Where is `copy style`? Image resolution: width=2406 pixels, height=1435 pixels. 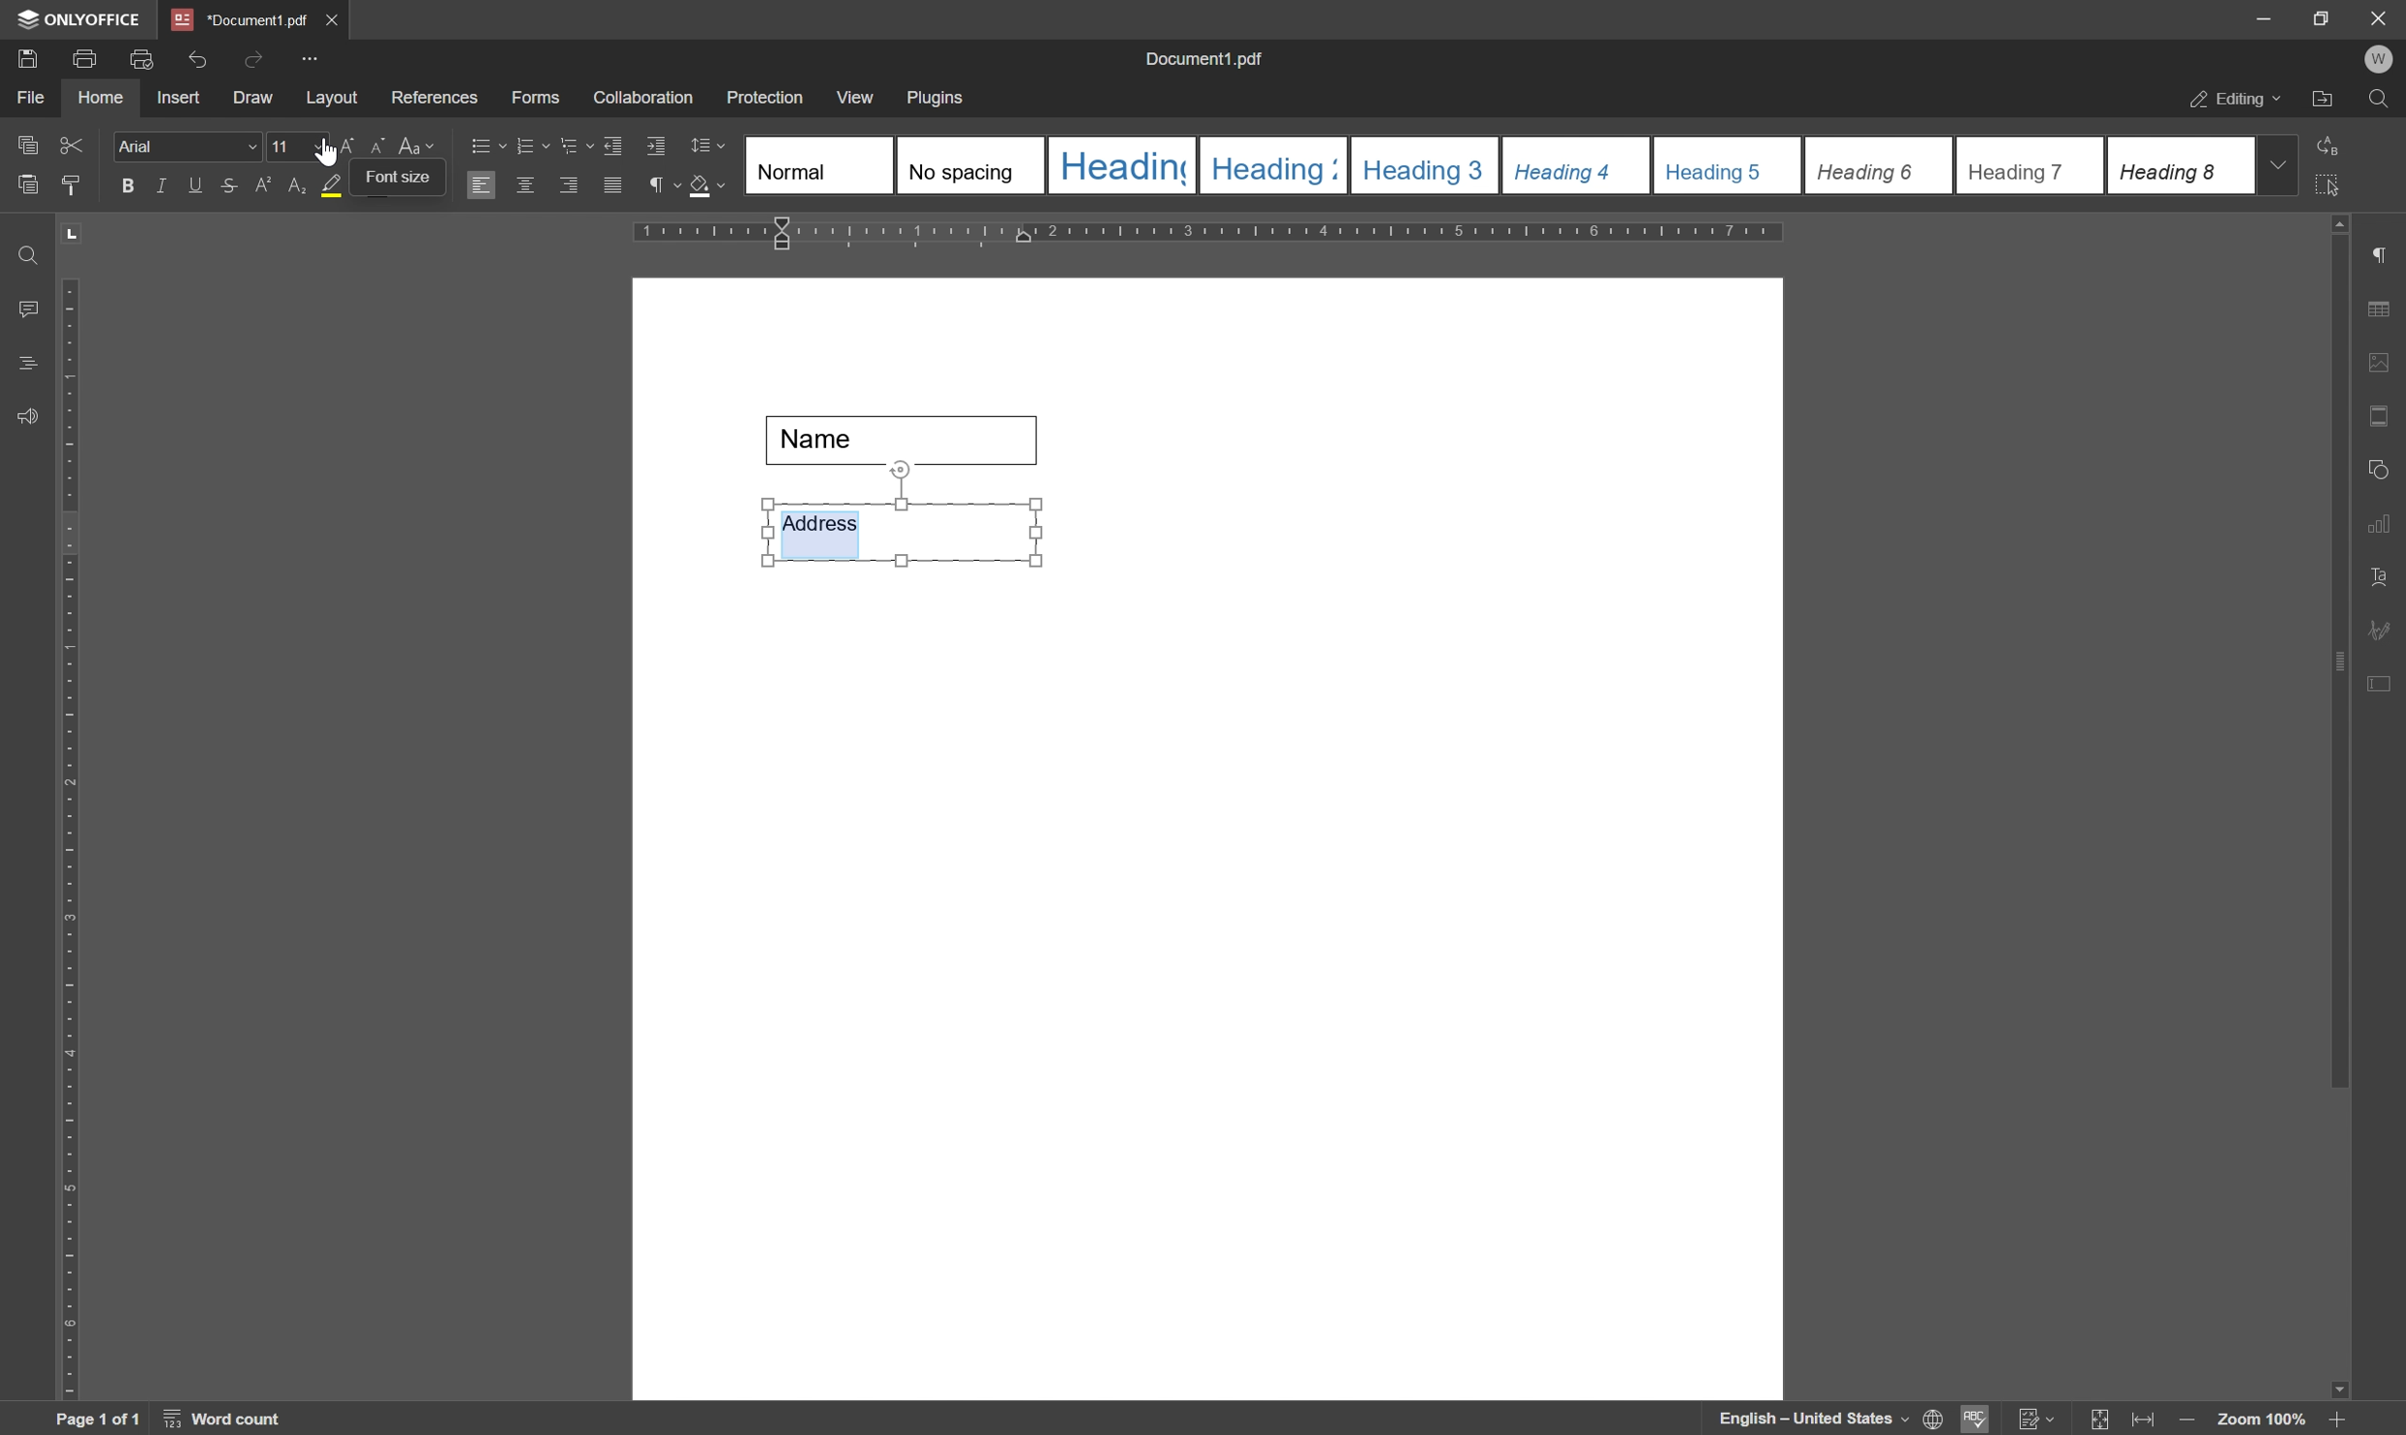 copy style is located at coordinates (73, 183).